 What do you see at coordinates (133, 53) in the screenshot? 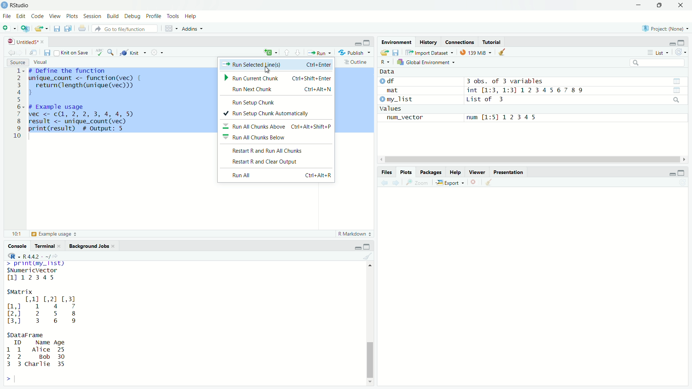
I see `knit` at bounding box center [133, 53].